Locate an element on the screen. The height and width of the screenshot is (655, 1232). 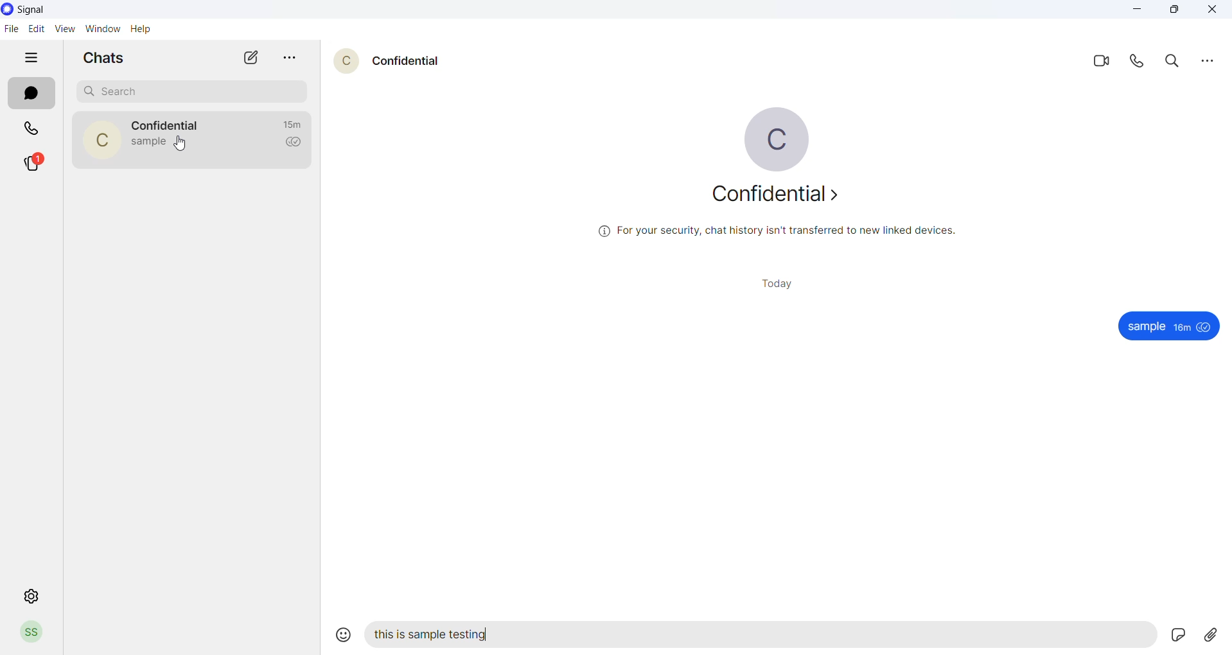
stories is located at coordinates (32, 163).